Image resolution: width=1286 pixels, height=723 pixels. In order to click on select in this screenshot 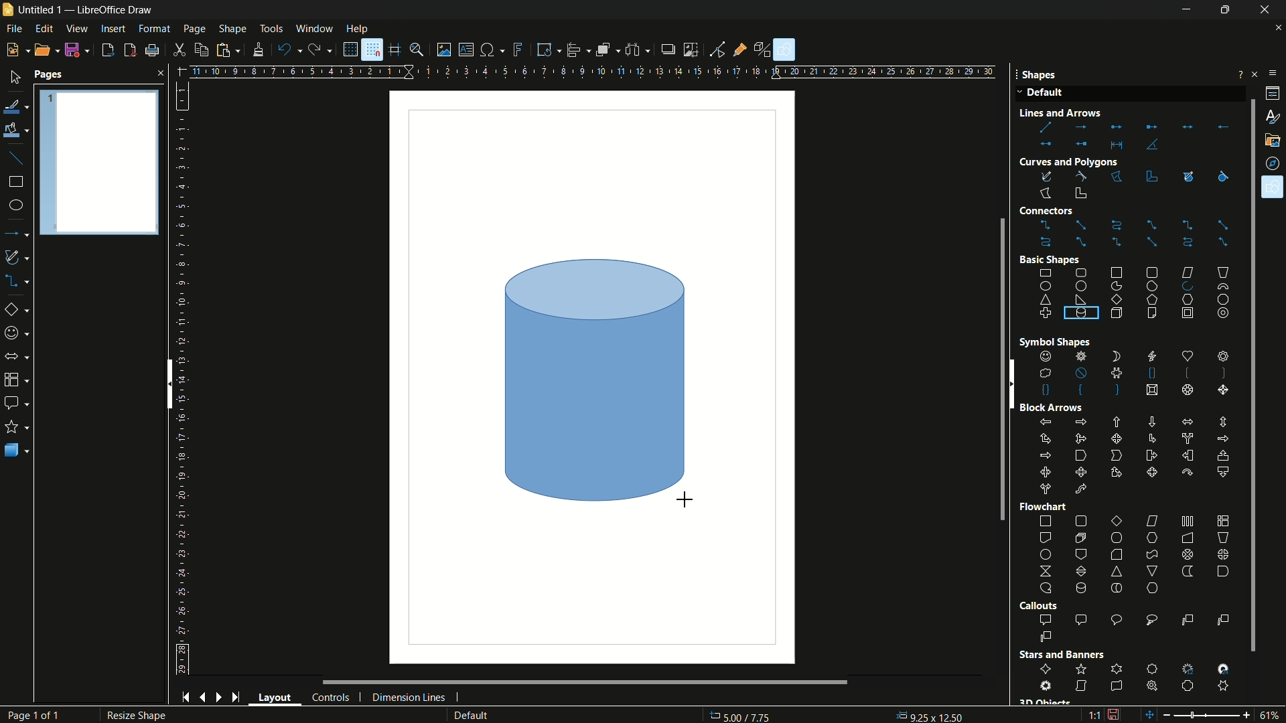, I will do `click(15, 77)`.